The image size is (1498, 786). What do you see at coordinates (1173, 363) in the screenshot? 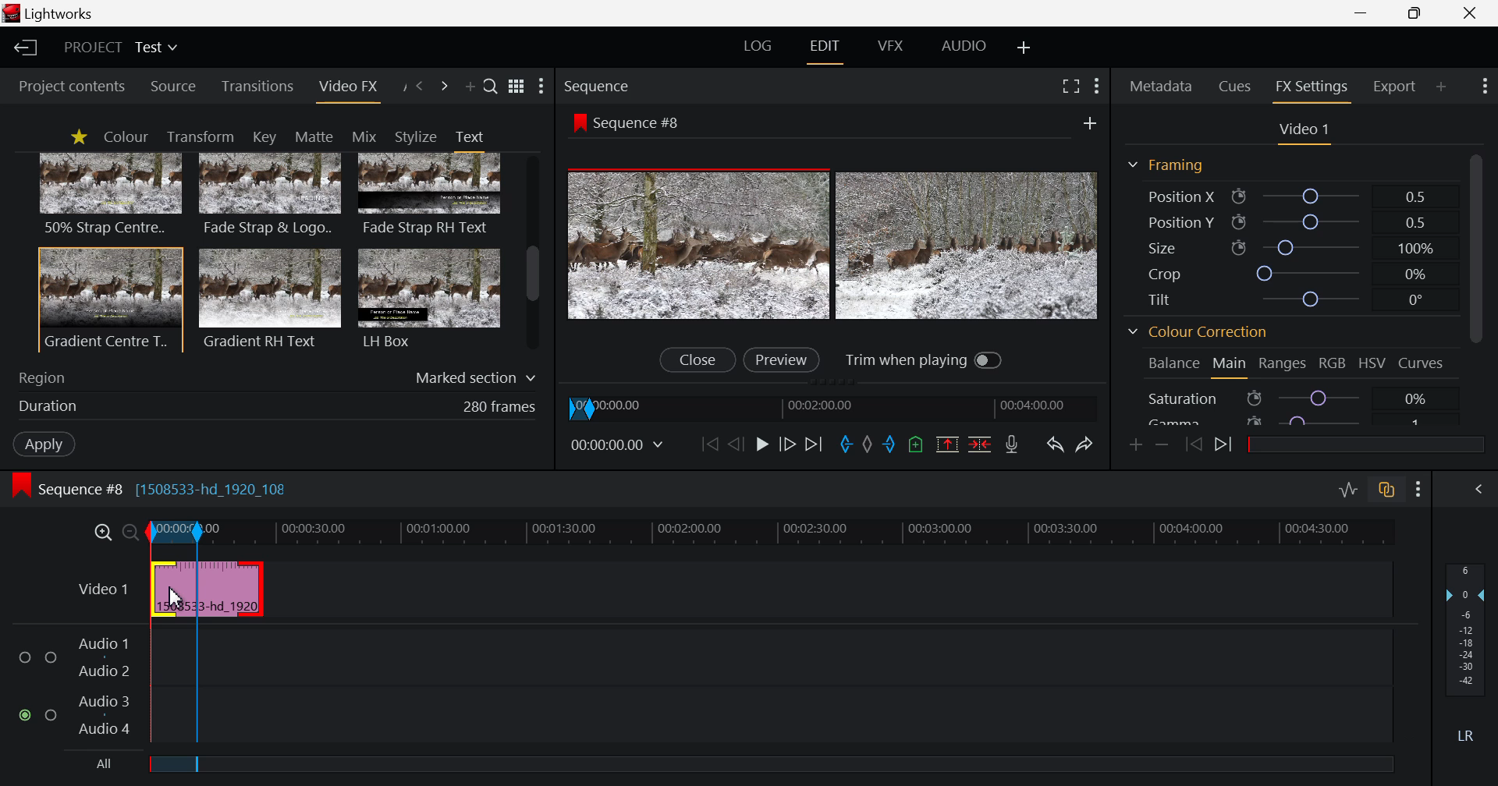
I see `Balance` at bounding box center [1173, 363].